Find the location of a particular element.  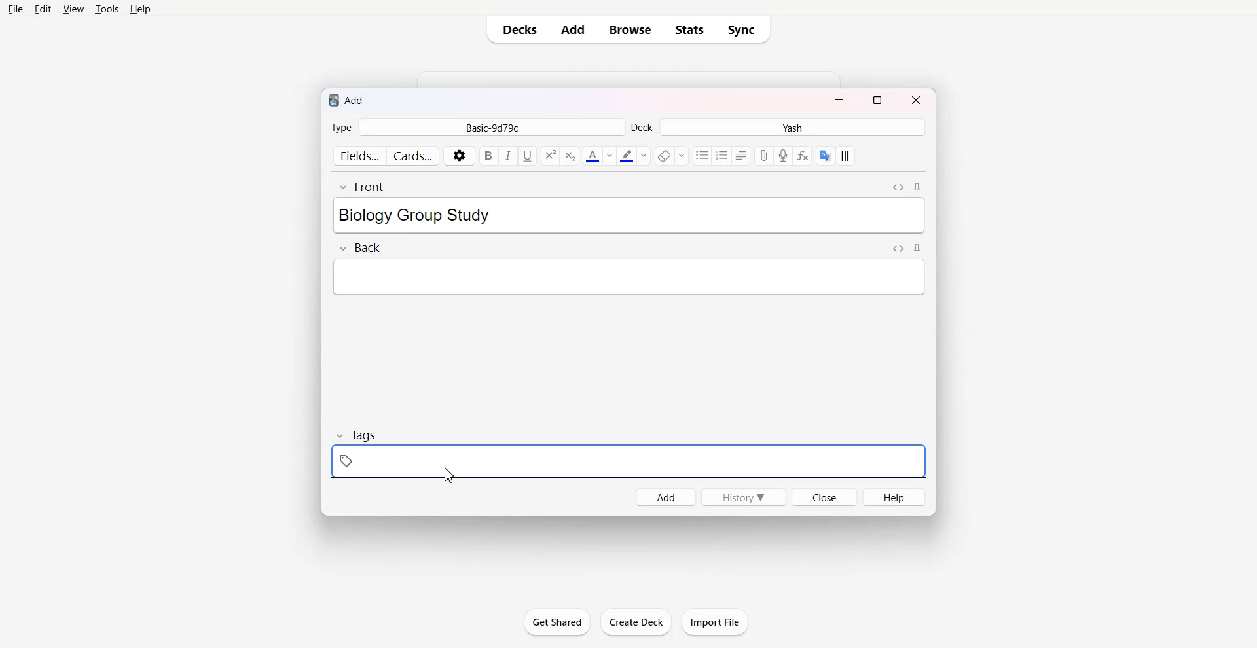

Create Deck is located at coordinates (636, 622).